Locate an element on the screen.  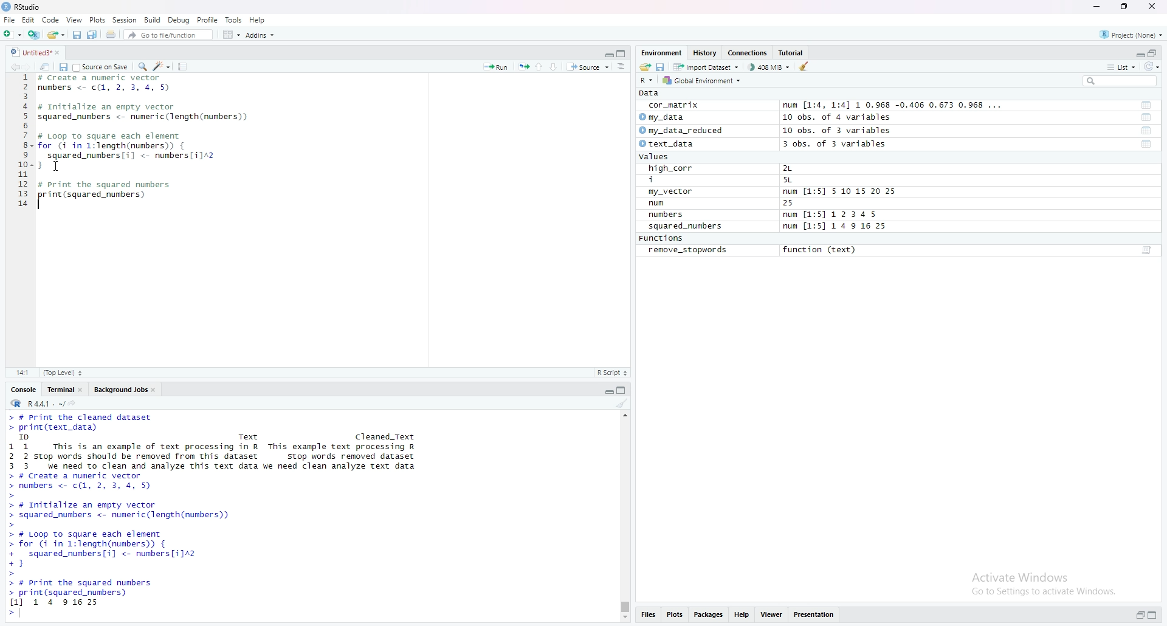
Activate Windows
Go to Settings to activate Windows. is located at coordinates (1045, 582).